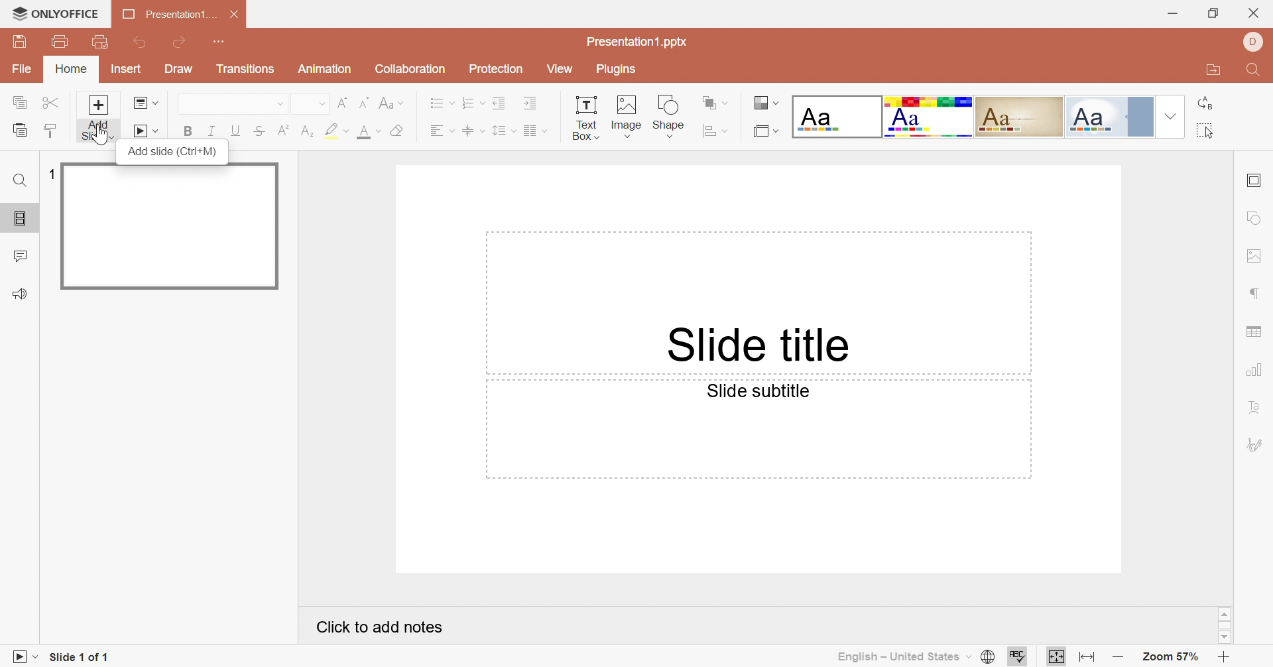 The width and height of the screenshot is (1273, 667). What do you see at coordinates (1173, 15) in the screenshot?
I see `Minimize` at bounding box center [1173, 15].